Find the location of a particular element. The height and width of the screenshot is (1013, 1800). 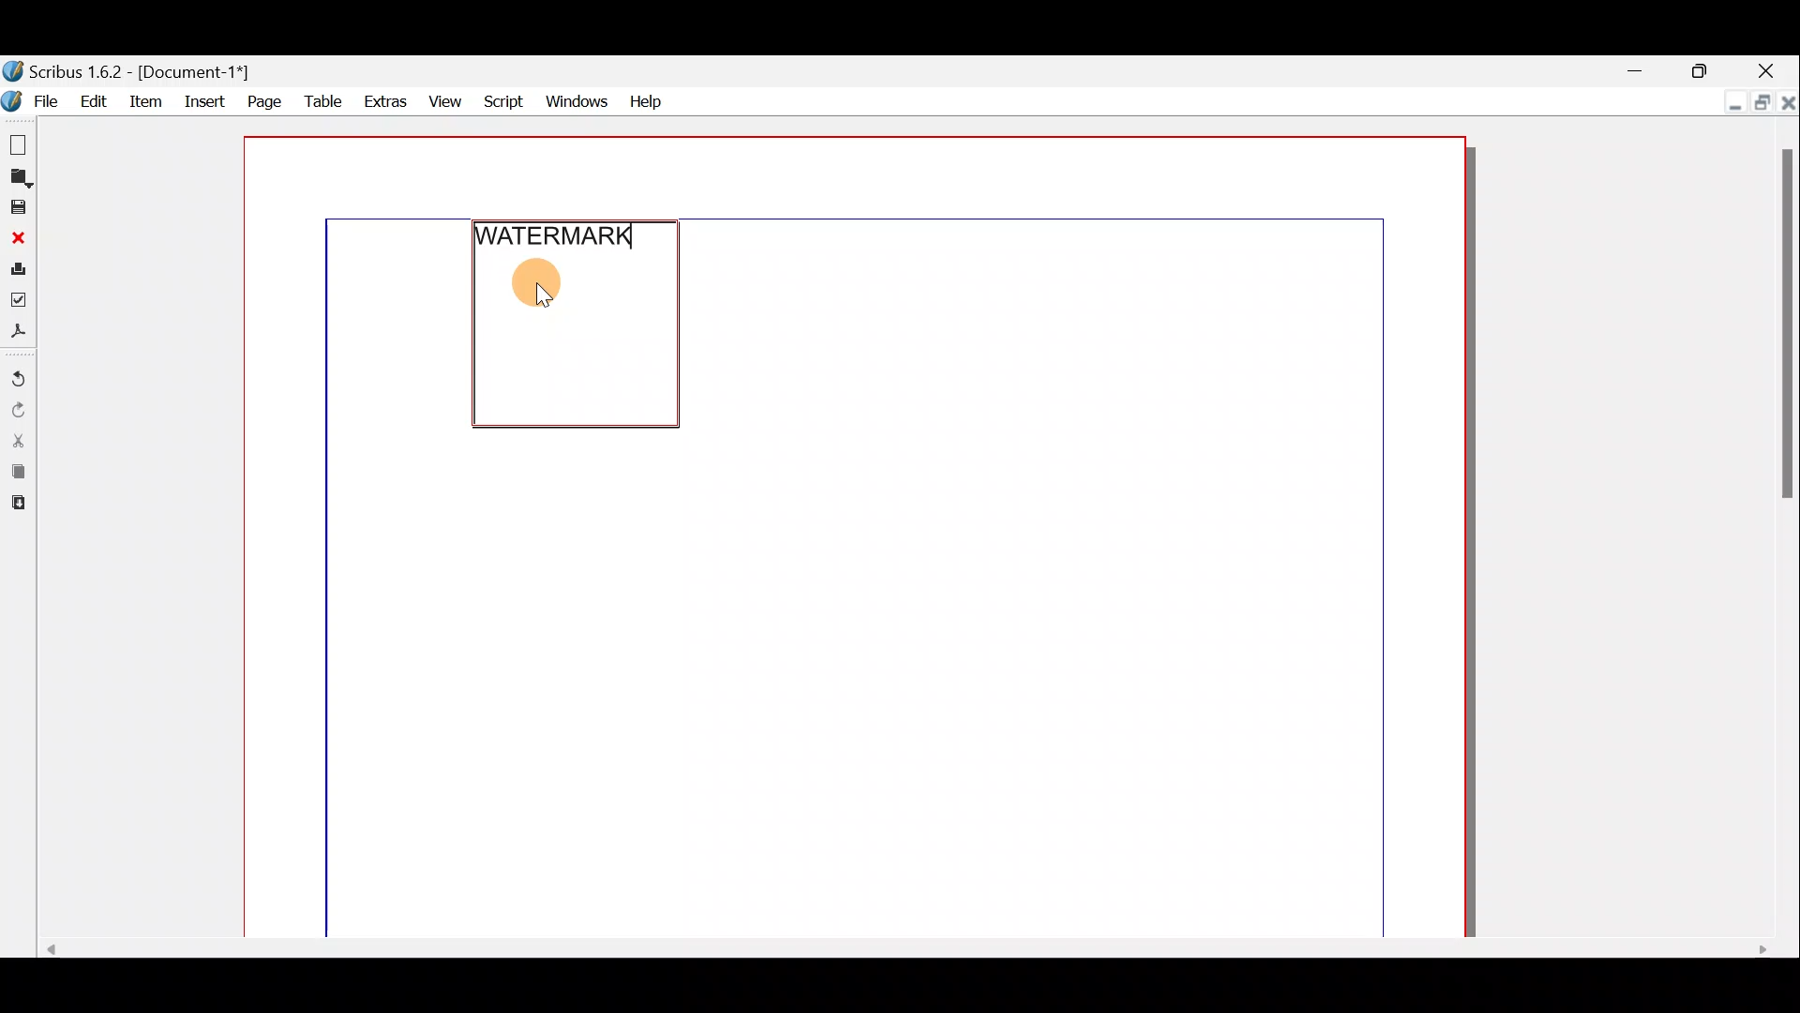

Minimise is located at coordinates (1730, 103).